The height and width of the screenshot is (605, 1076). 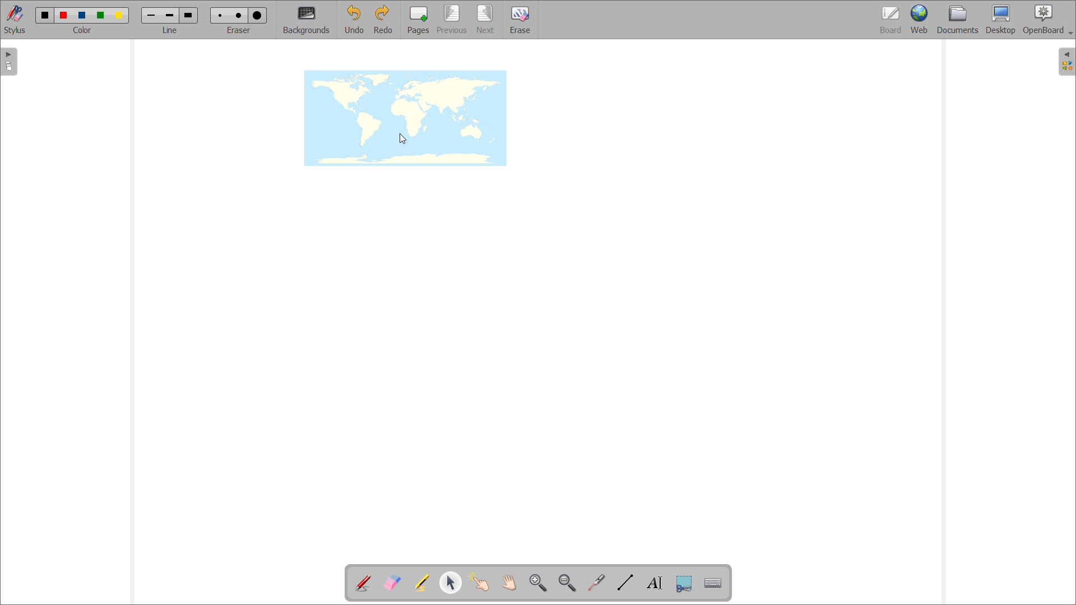 I want to click on line, so click(x=170, y=31).